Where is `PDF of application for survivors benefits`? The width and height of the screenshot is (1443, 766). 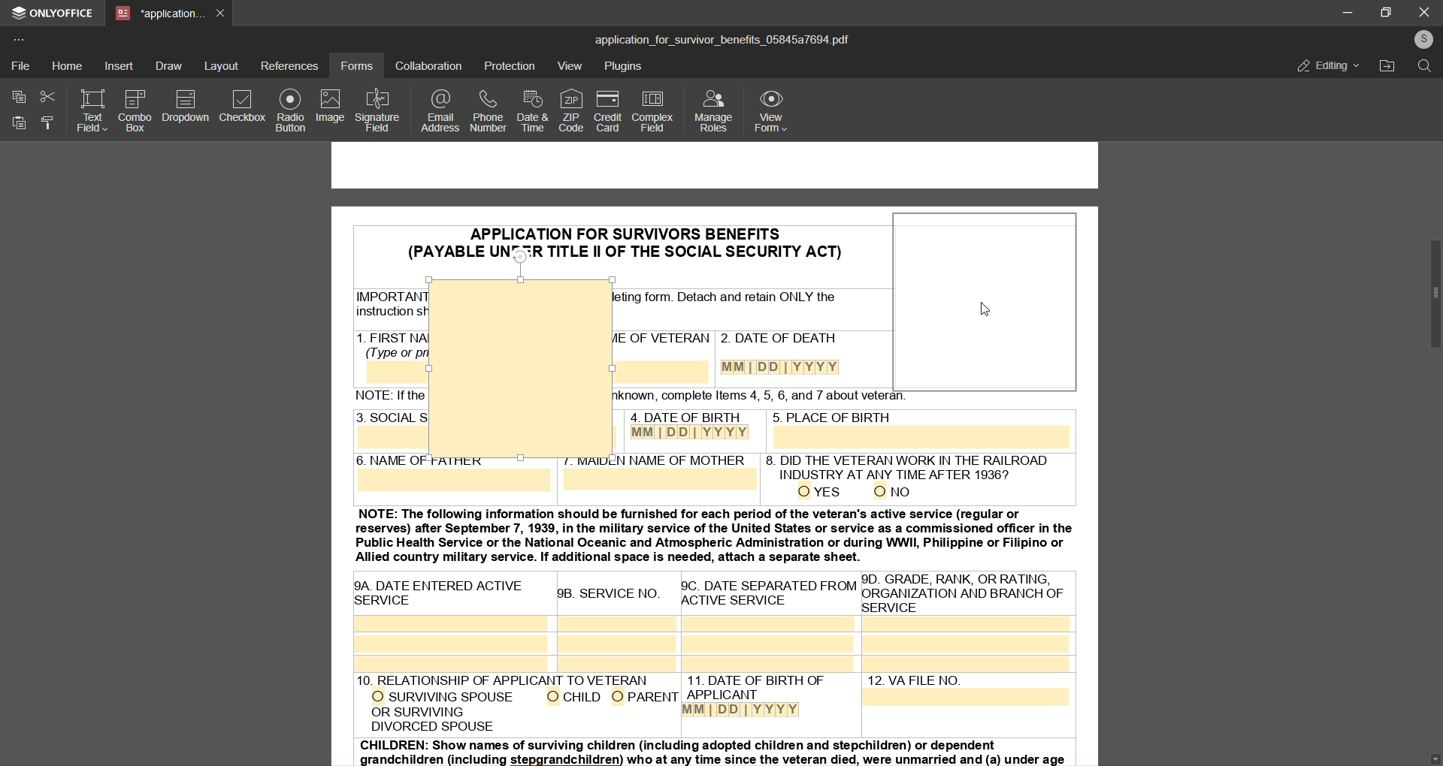
PDF of application for survivors benefits is located at coordinates (715, 620).